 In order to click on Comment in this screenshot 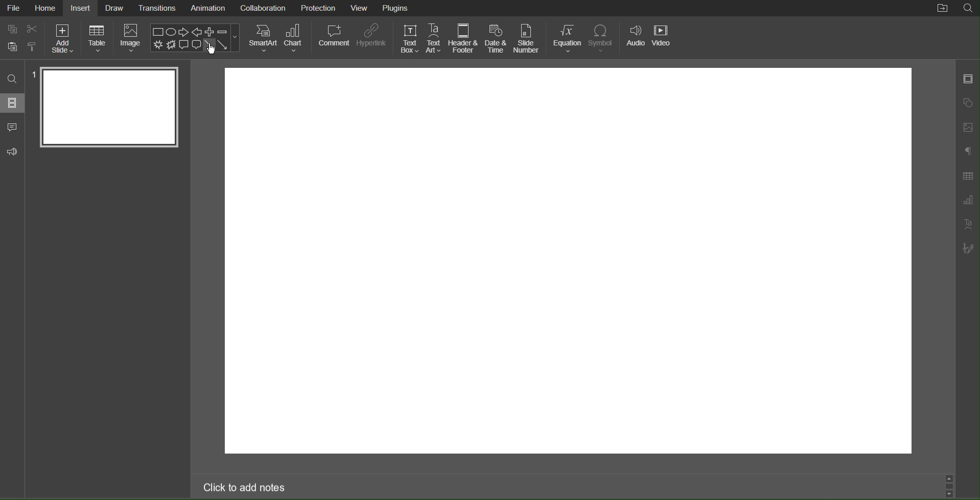, I will do `click(333, 38)`.